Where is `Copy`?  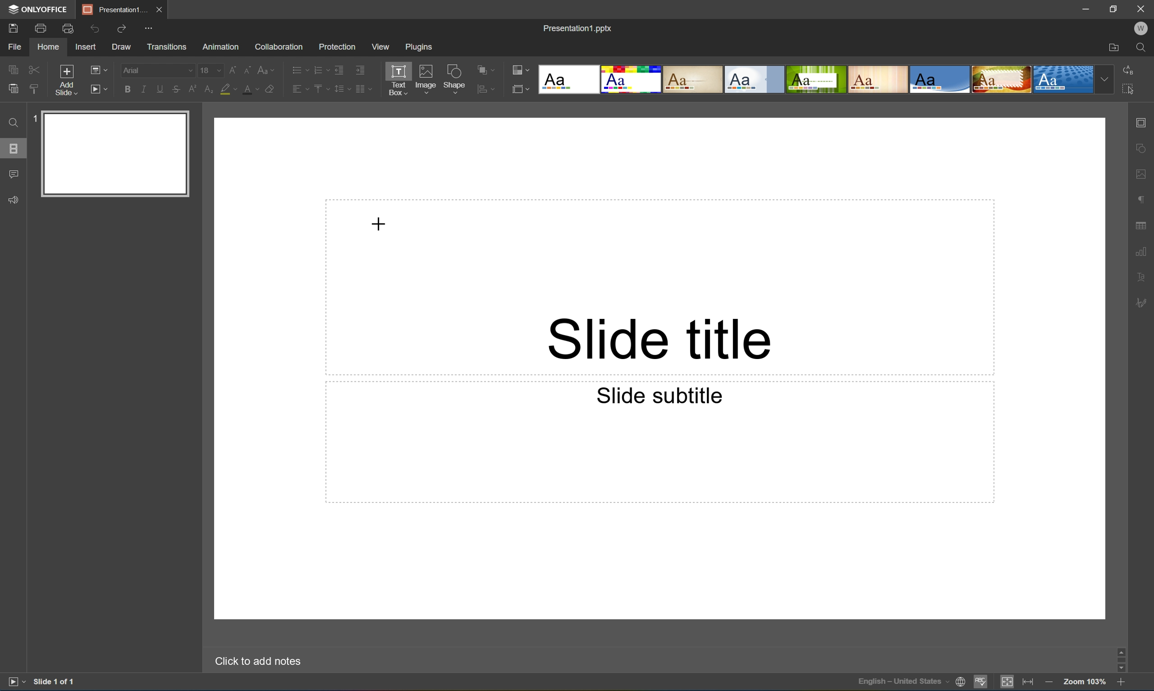
Copy is located at coordinates (13, 69).